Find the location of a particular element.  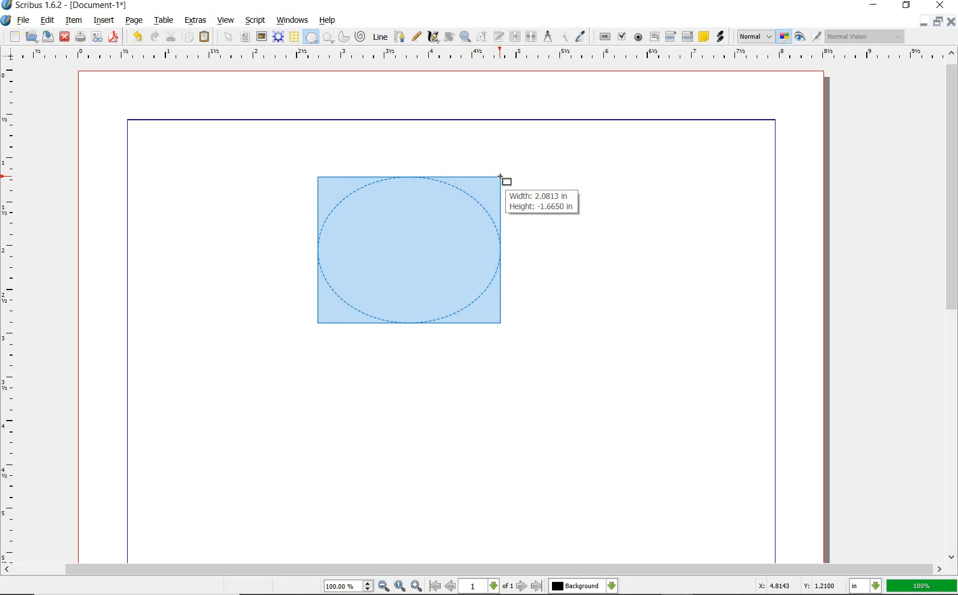

zoom to is located at coordinates (401, 586).